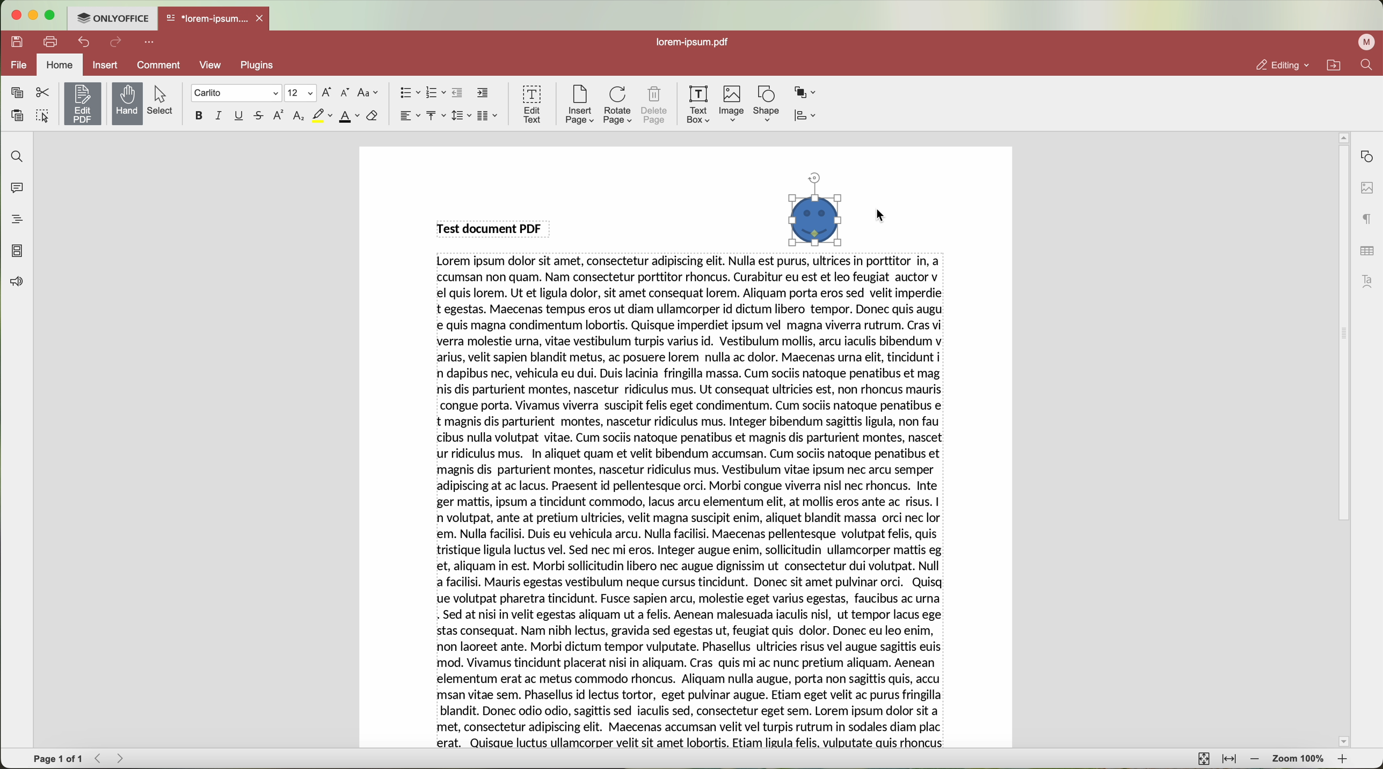 The image size is (1383, 769). What do you see at coordinates (1342, 439) in the screenshot?
I see `scrollbar` at bounding box center [1342, 439].